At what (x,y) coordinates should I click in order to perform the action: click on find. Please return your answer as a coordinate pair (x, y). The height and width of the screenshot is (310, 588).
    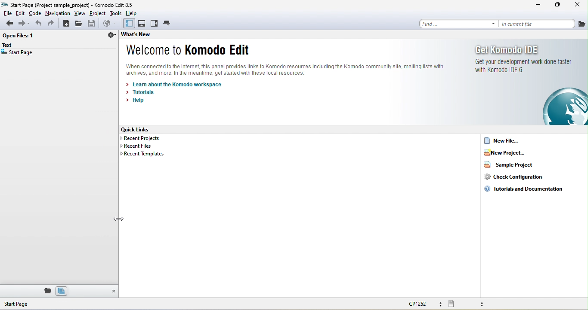
    Looking at the image, I should click on (456, 23).